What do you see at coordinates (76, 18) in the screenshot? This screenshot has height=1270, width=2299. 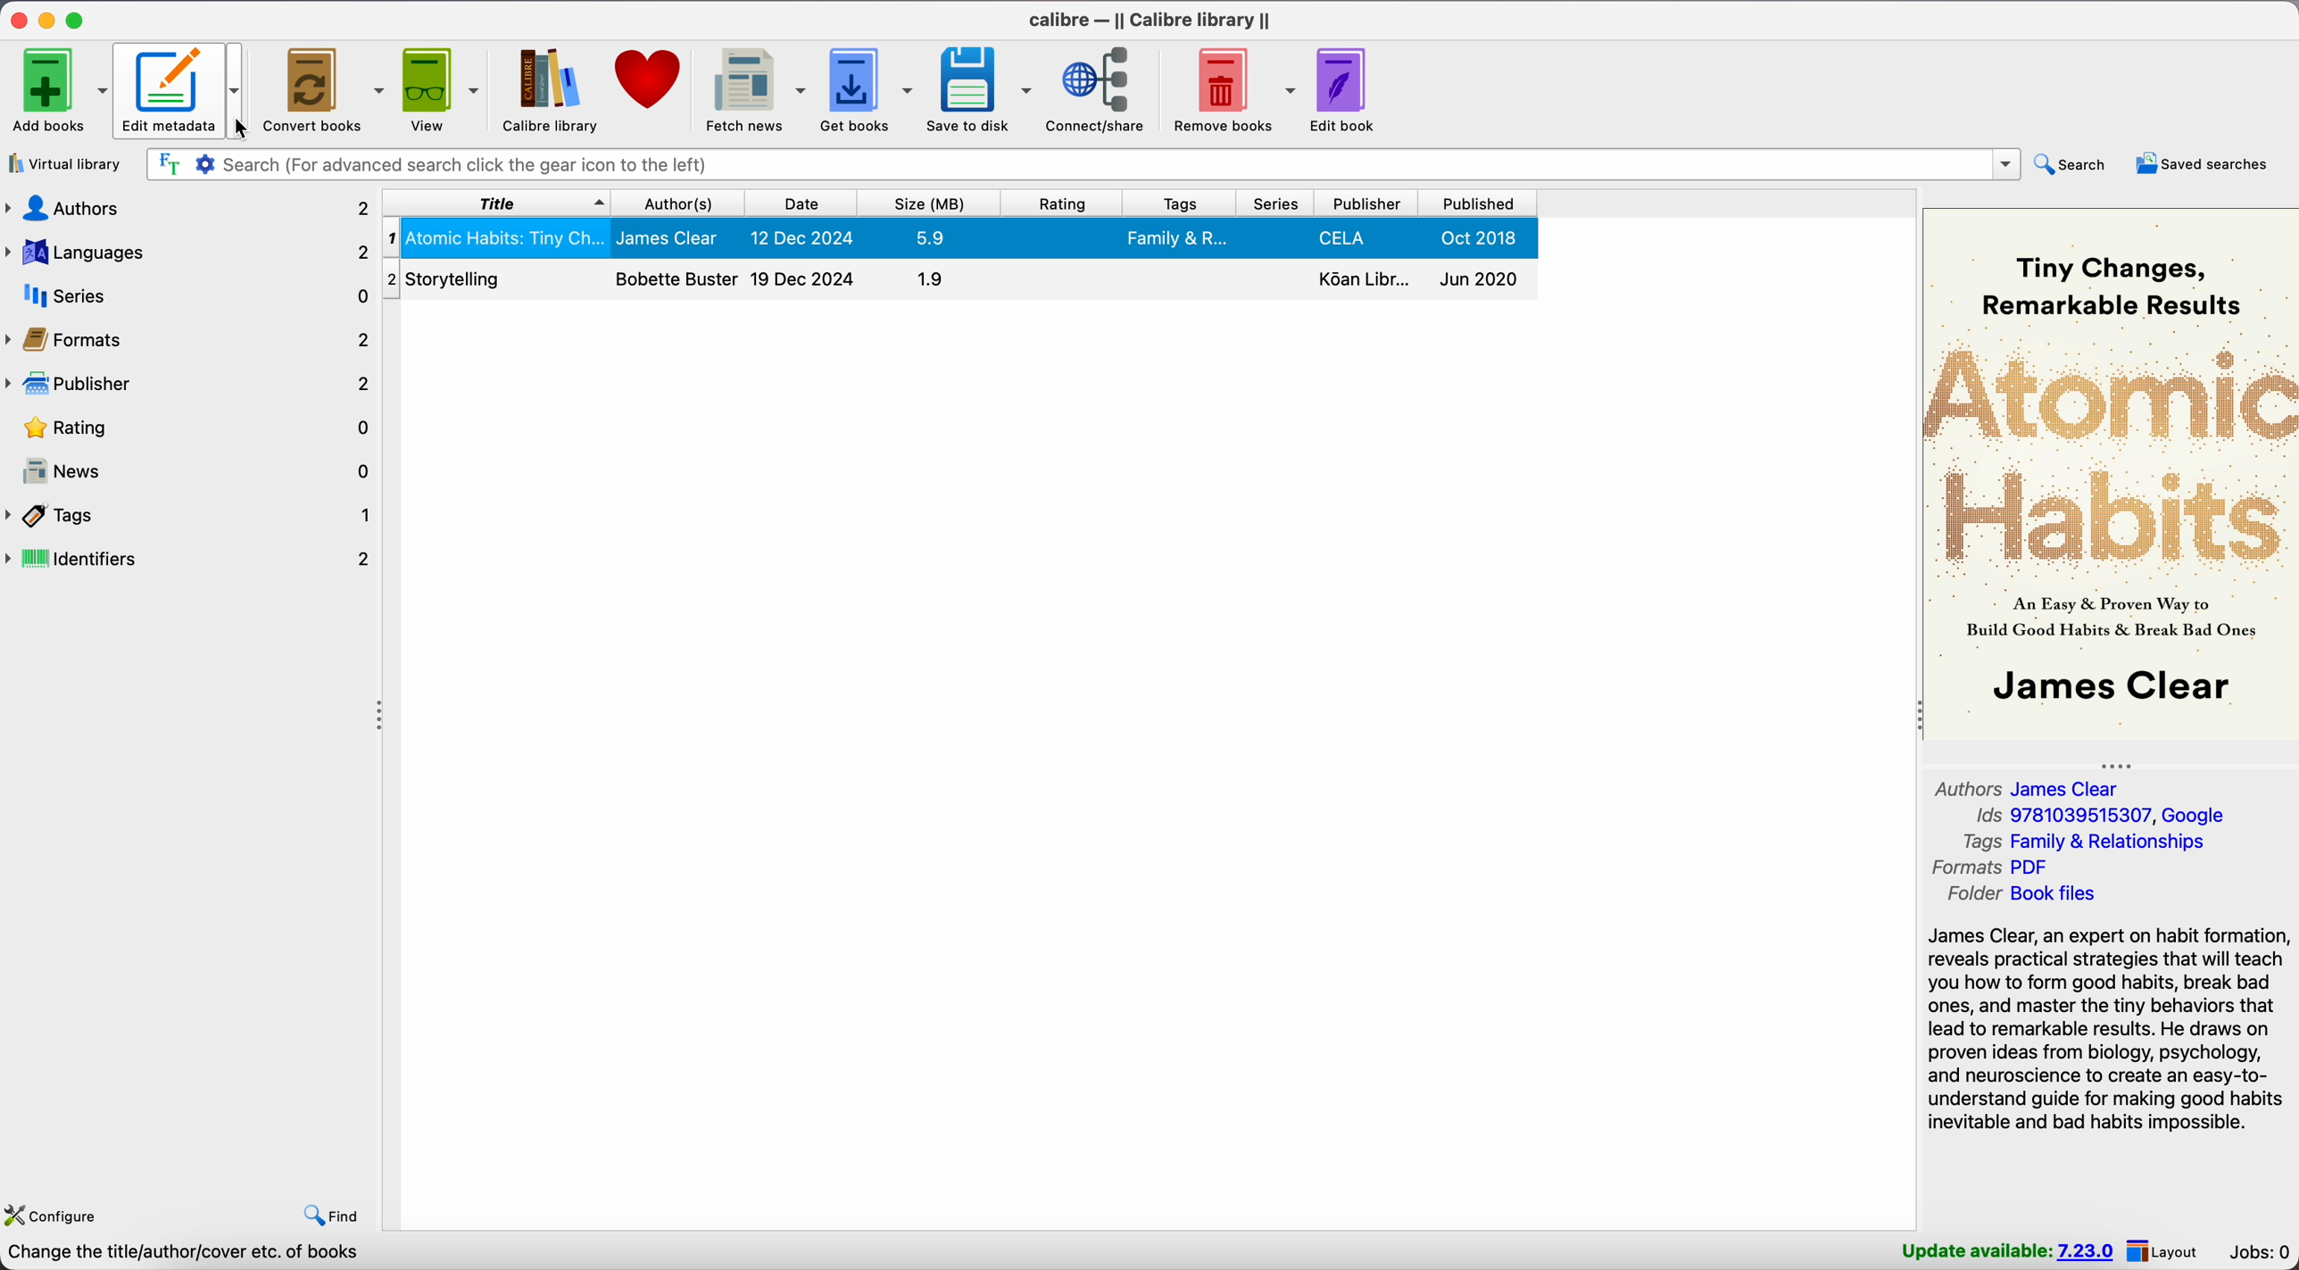 I see `maximize Calibre` at bounding box center [76, 18].